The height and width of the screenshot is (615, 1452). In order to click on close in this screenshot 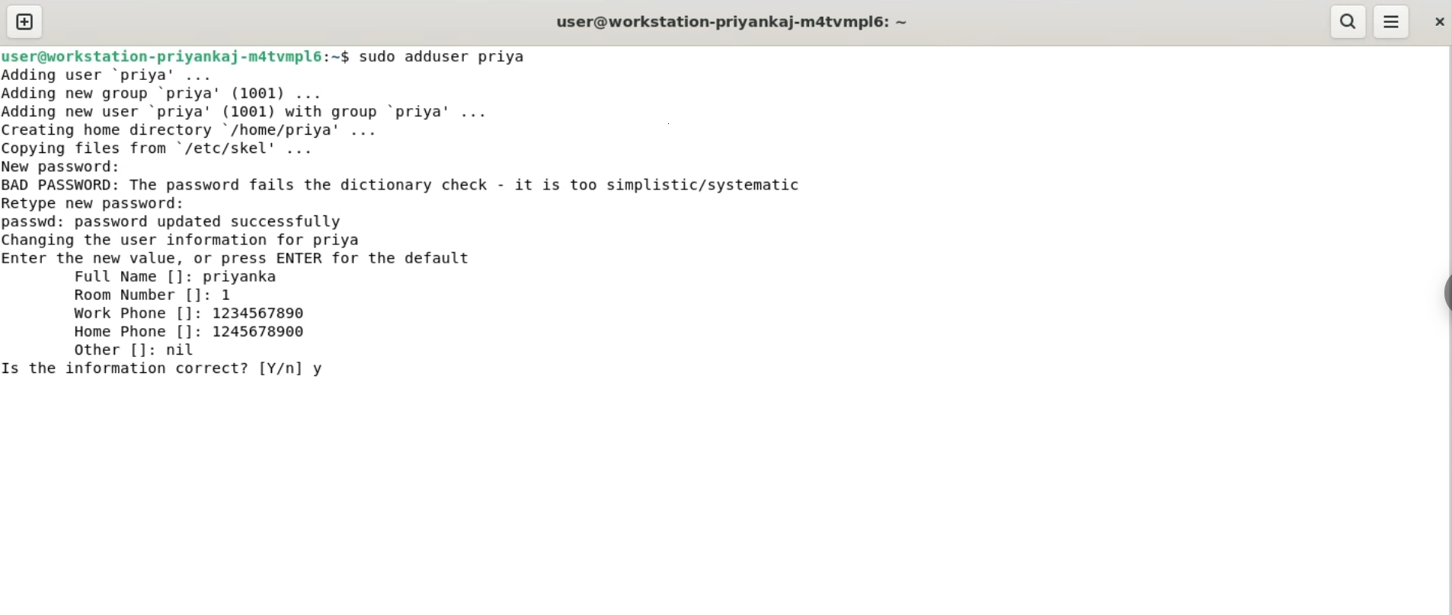, I will do `click(1438, 21)`.